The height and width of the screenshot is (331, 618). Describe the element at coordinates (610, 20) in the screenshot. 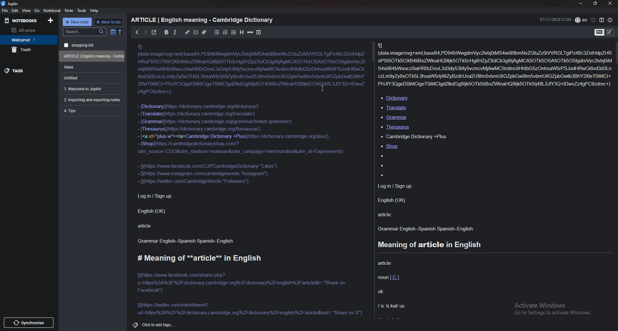

I see `note properties` at that location.